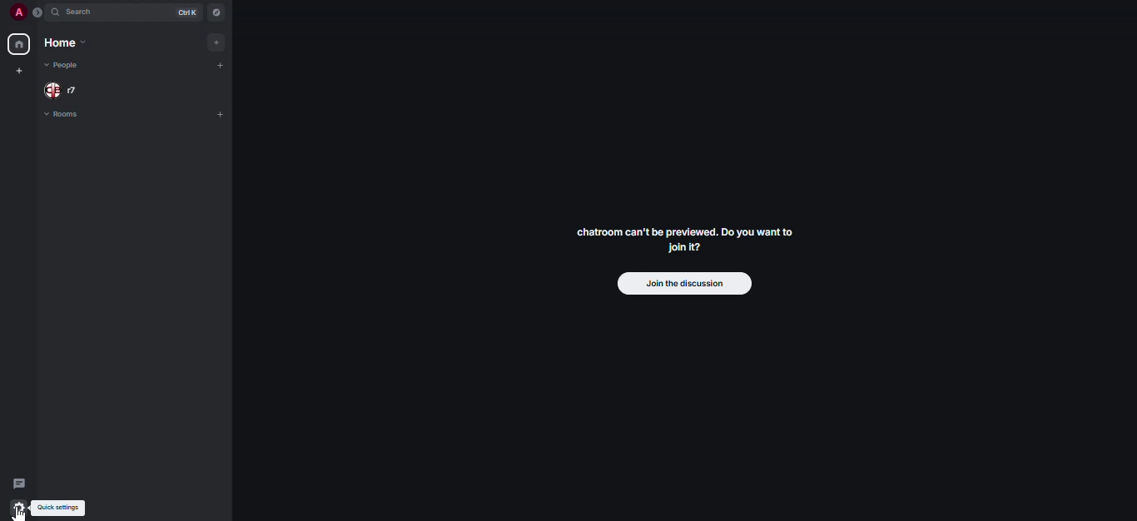  Describe the element at coordinates (67, 66) in the screenshot. I see `people` at that location.